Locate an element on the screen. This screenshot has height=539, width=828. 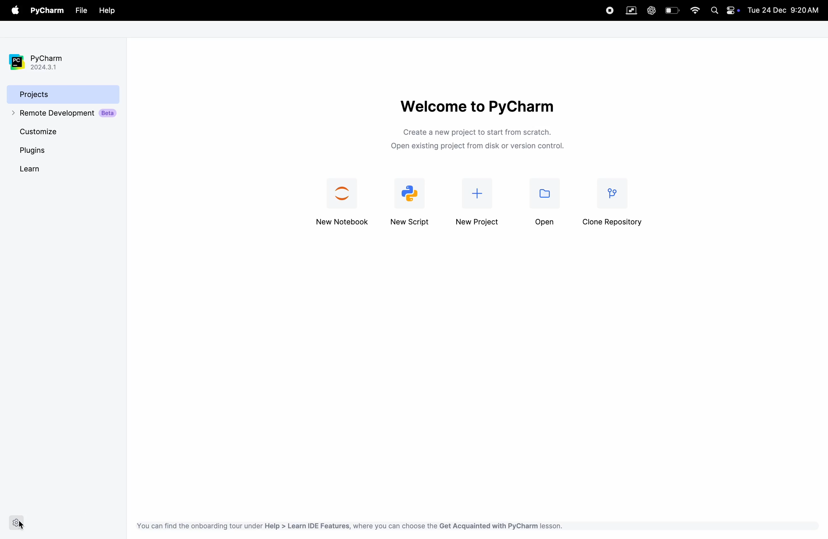
battery is located at coordinates (672, 10).